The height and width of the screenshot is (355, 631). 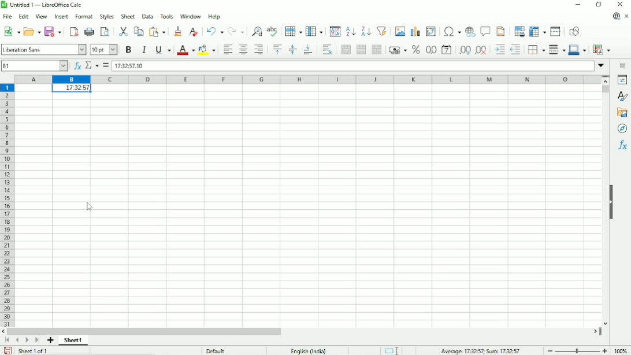 What do you see at coordinates (446, 50) in the screenshot?
I see `Format as date` at bounding box center [446, 50].